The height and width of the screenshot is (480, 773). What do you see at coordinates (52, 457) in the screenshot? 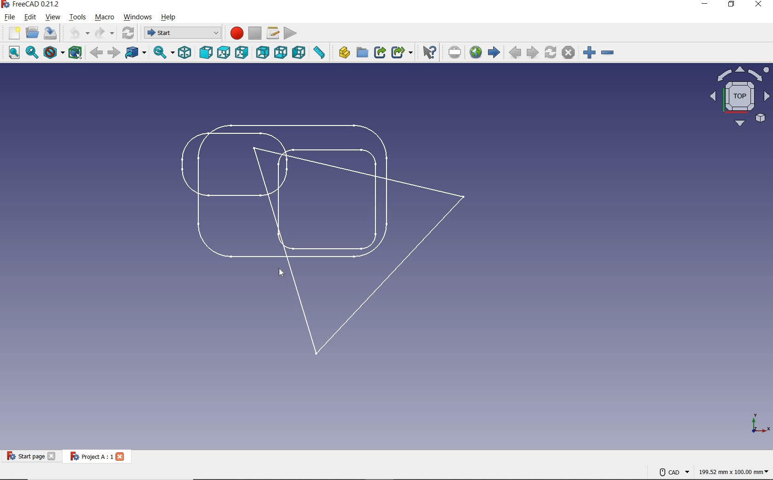
I see `close` at bounding box center [52, 457].